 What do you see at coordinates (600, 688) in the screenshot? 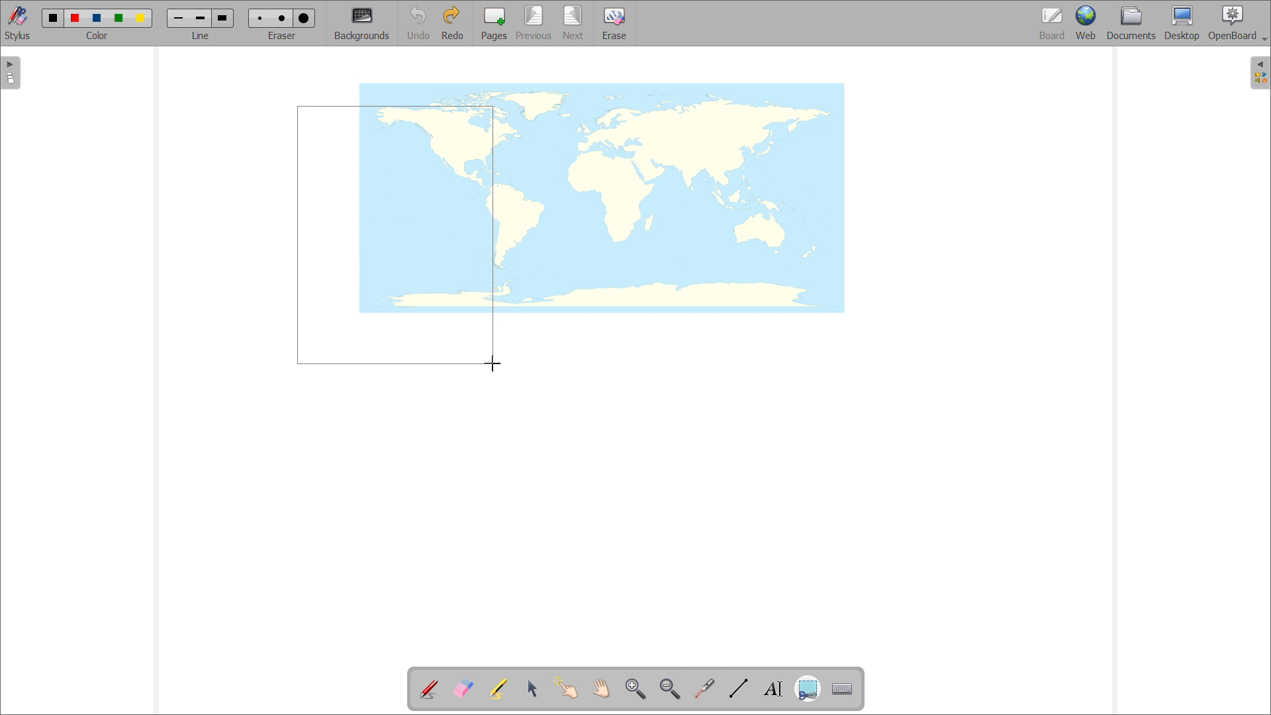
I see `scroll page` at bounding box center [600, 688].